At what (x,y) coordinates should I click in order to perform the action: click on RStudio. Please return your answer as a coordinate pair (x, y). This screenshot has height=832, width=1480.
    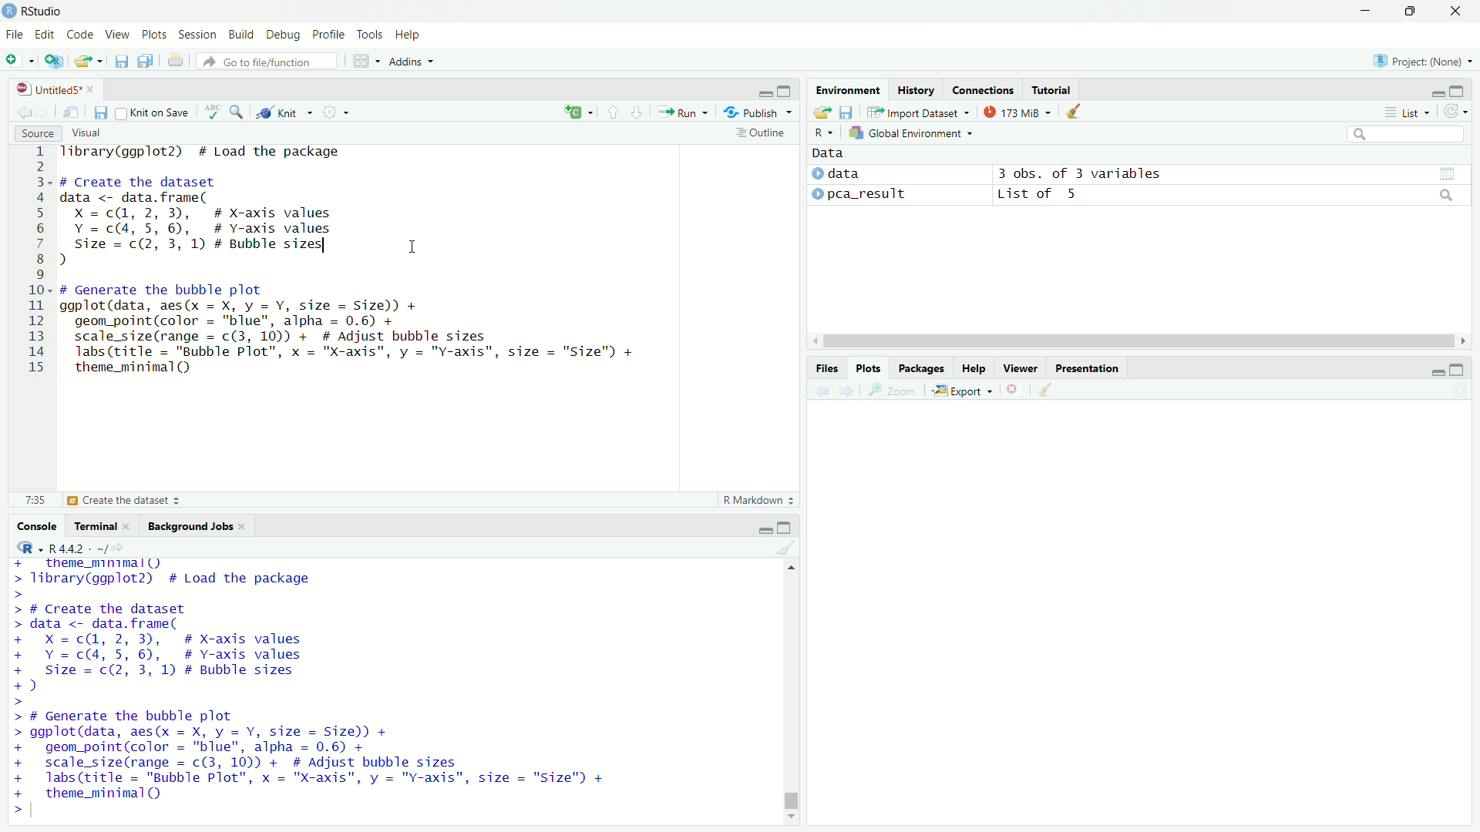
    Looking at the image, I should click on (43, 12).